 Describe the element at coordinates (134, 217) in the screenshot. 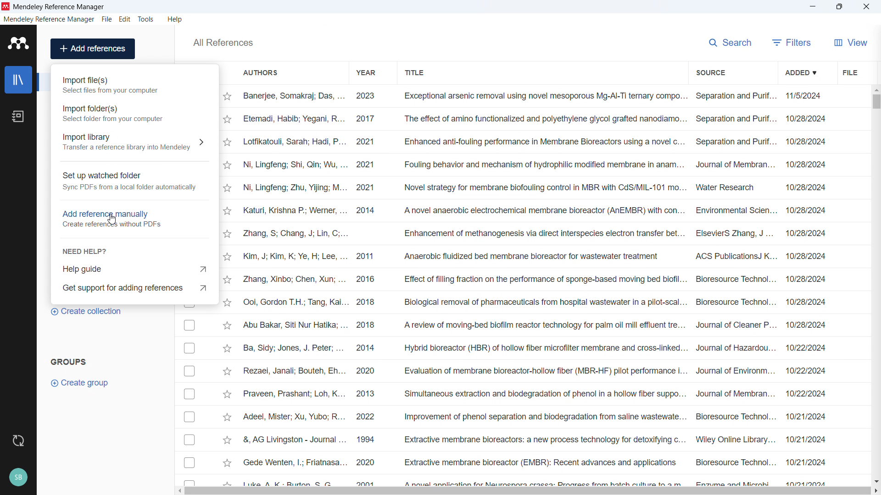

I see `Add references manually ` at that location.